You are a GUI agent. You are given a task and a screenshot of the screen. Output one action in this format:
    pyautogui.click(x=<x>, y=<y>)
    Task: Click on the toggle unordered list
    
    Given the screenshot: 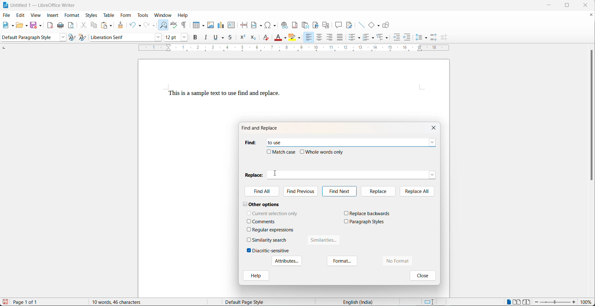 What is the action you would take?
    pyautogui.click(x=353, y=38)
    